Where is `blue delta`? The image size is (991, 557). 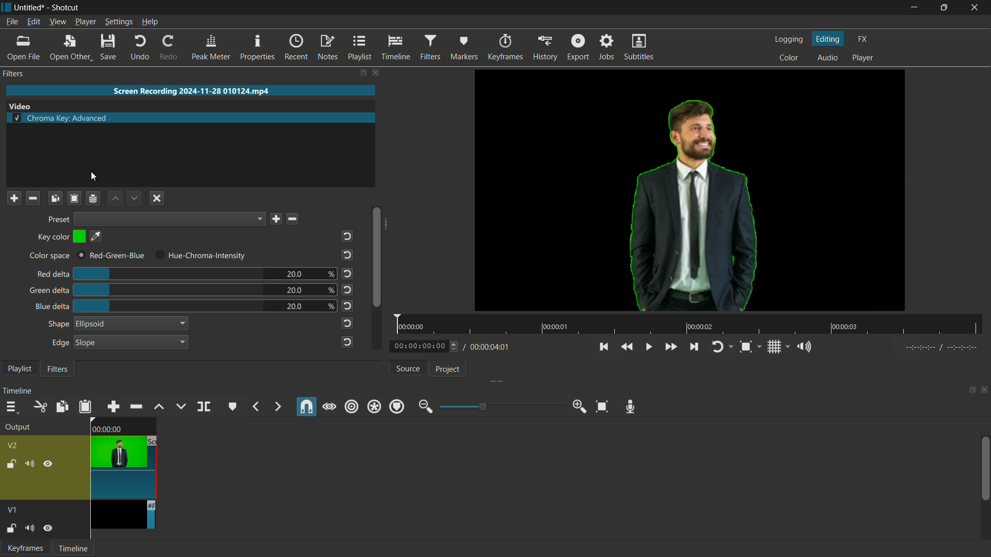 blue delta is located at coordinates (52, 306).